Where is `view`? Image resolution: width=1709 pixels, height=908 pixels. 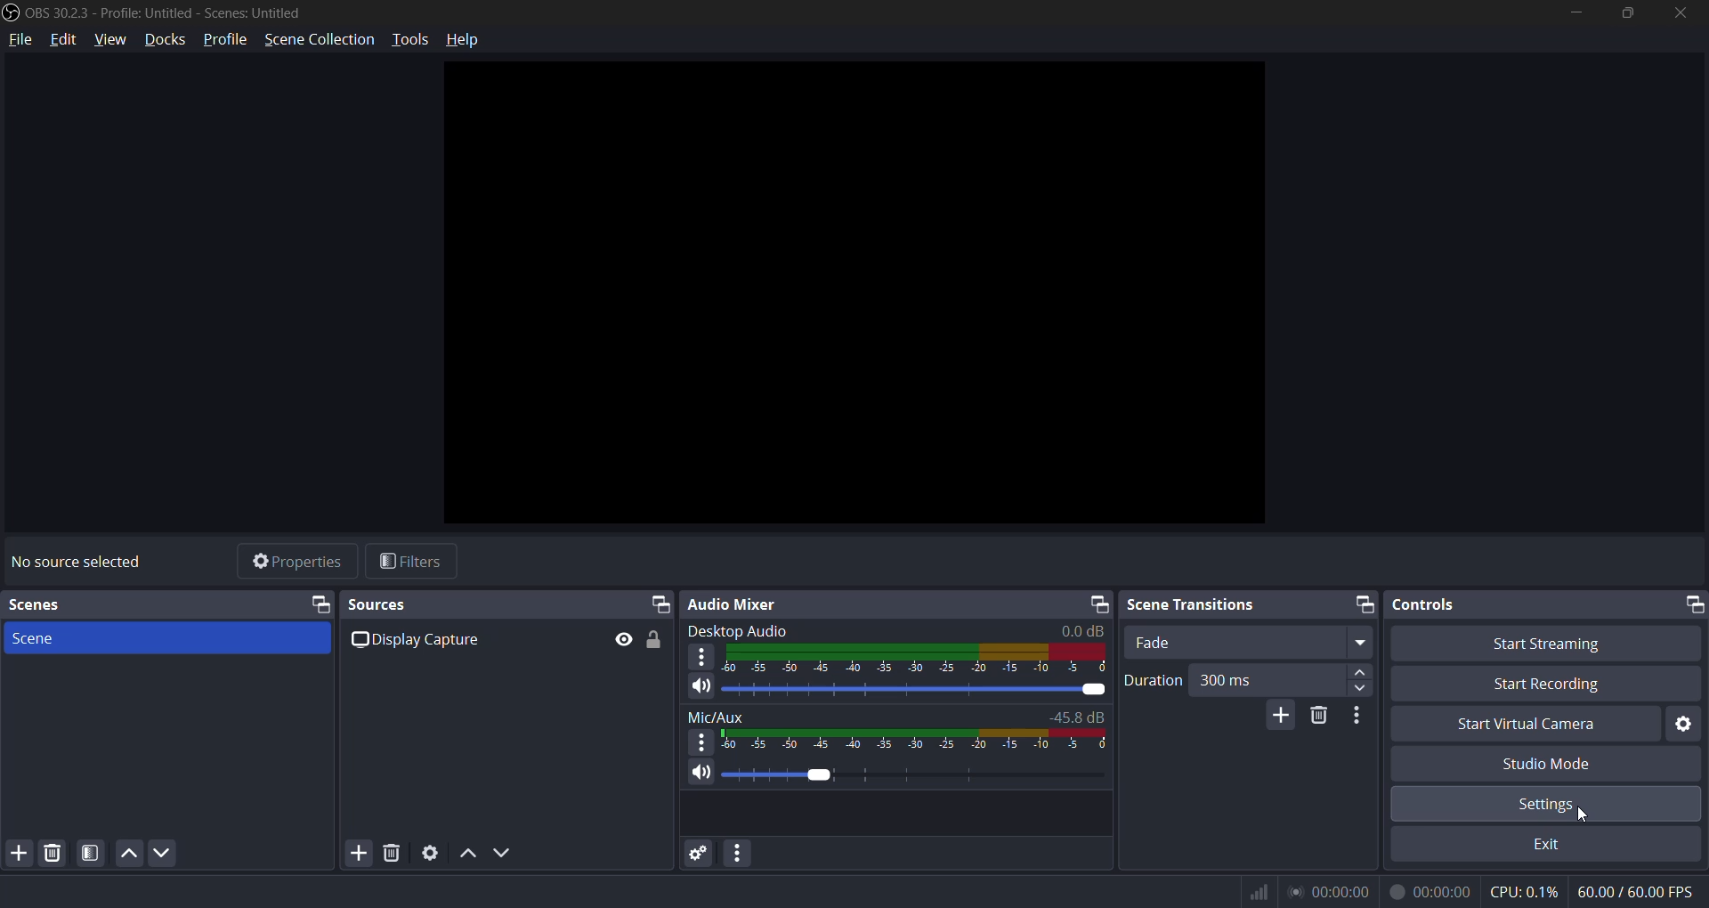
view is located at coordinates (110, 39).